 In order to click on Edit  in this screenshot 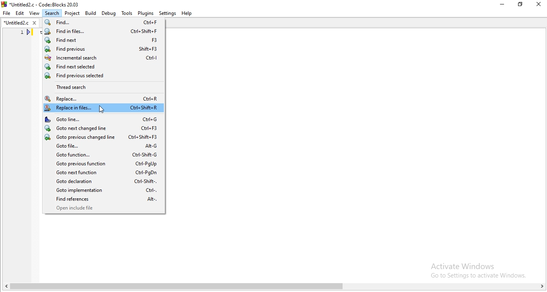, I will do `click(20, 13)`.